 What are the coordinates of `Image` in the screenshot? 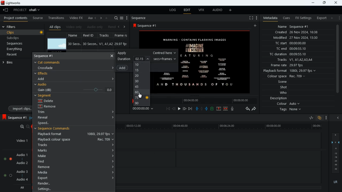 It's located at (217, 62).